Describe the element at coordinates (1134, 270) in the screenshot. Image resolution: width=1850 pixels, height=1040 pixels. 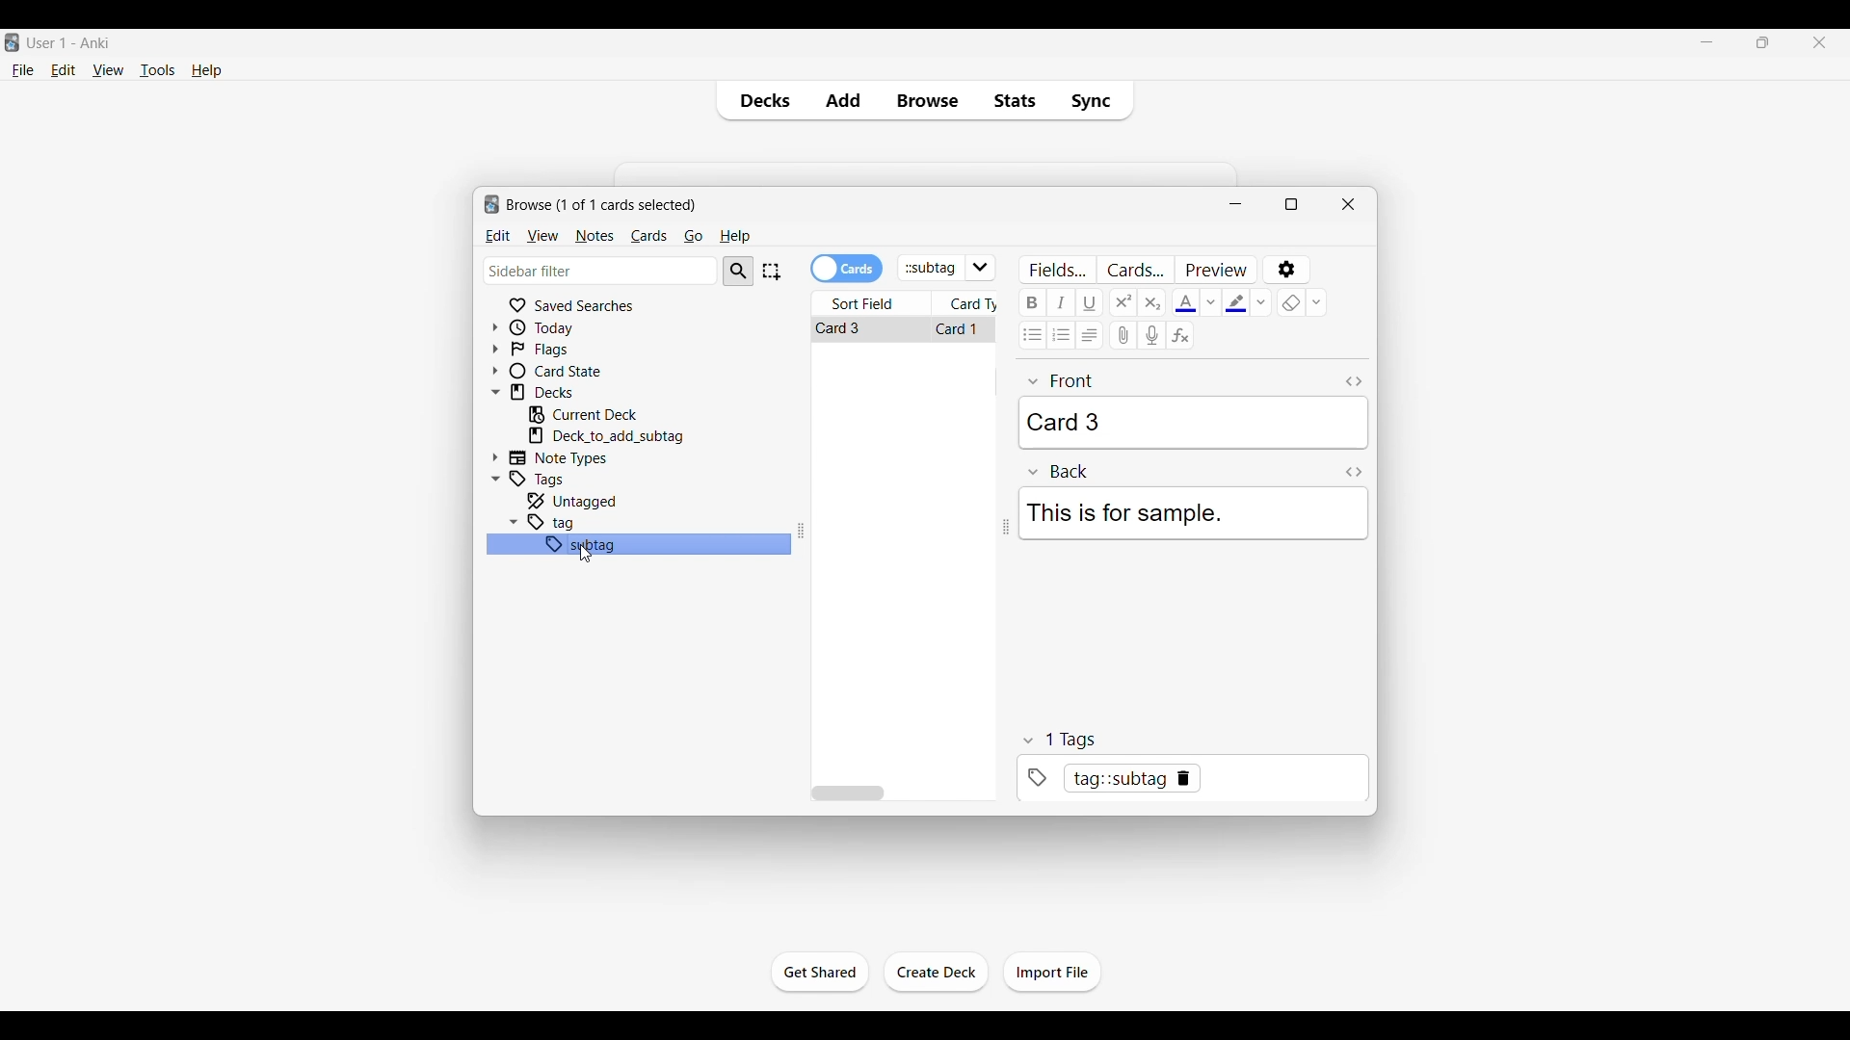
I see `Customize card templates` at that location.